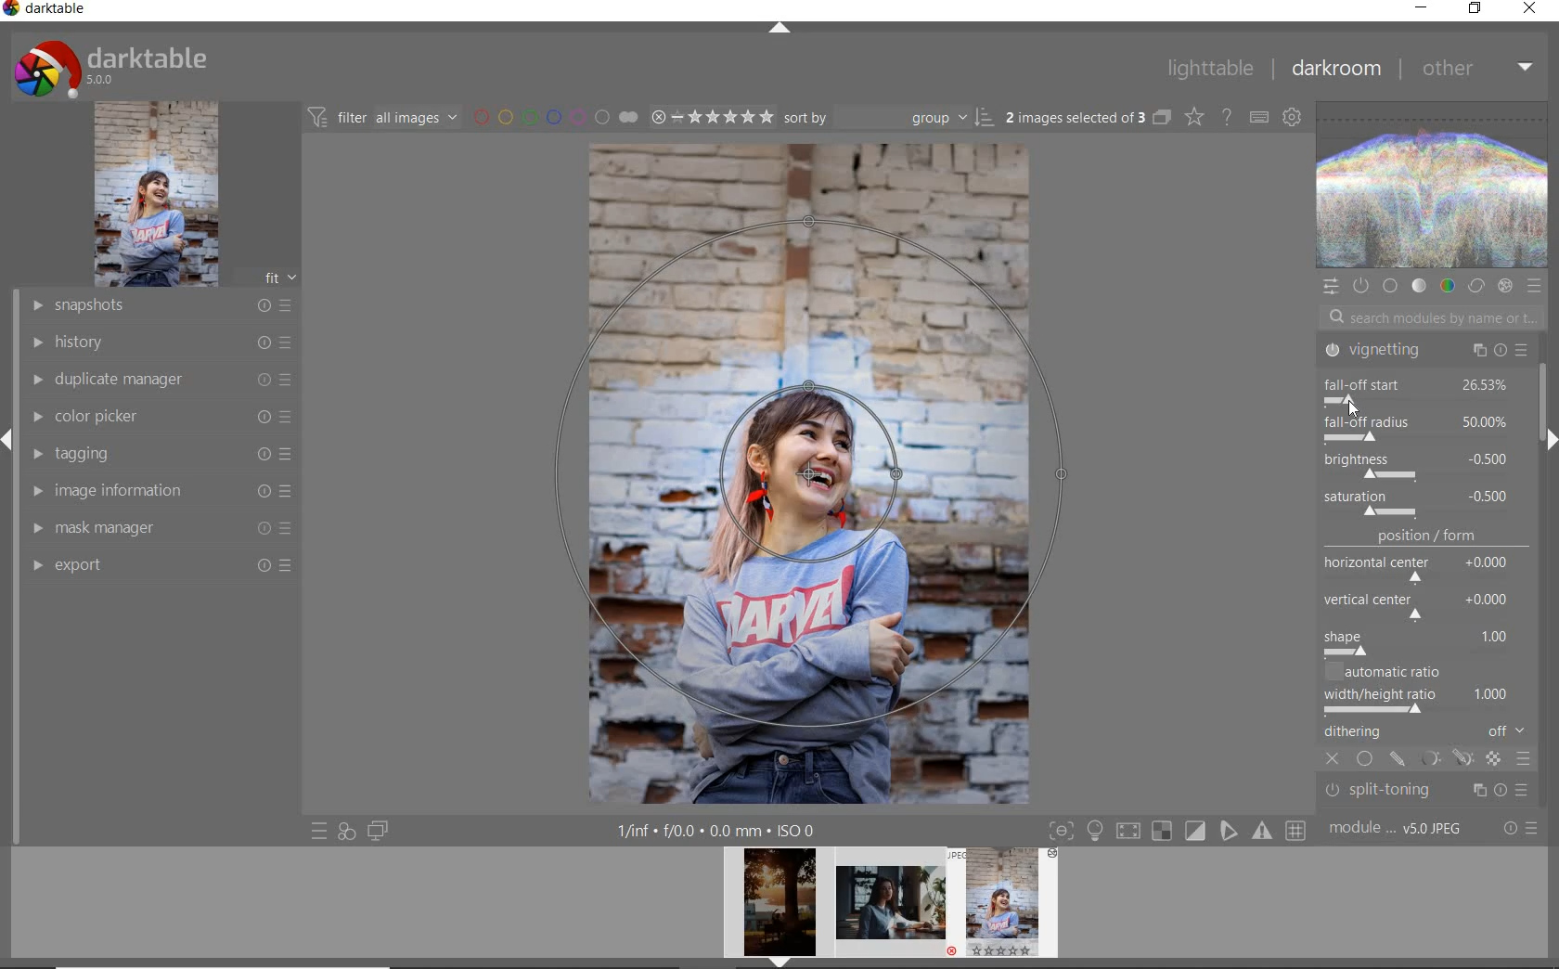 Image resolution: width=1559 pixels, height=969 pixels. I want to click on display a second darkroom image window, so click(379, 831).